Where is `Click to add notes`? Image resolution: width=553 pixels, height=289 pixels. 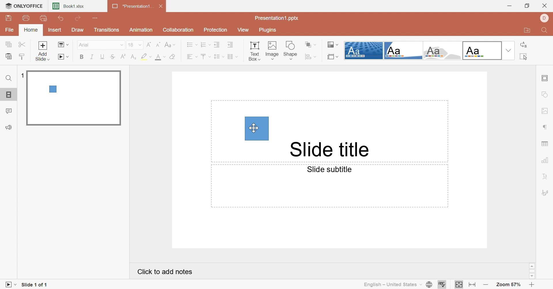 Click to add notes is located at coordinates (165, 273).